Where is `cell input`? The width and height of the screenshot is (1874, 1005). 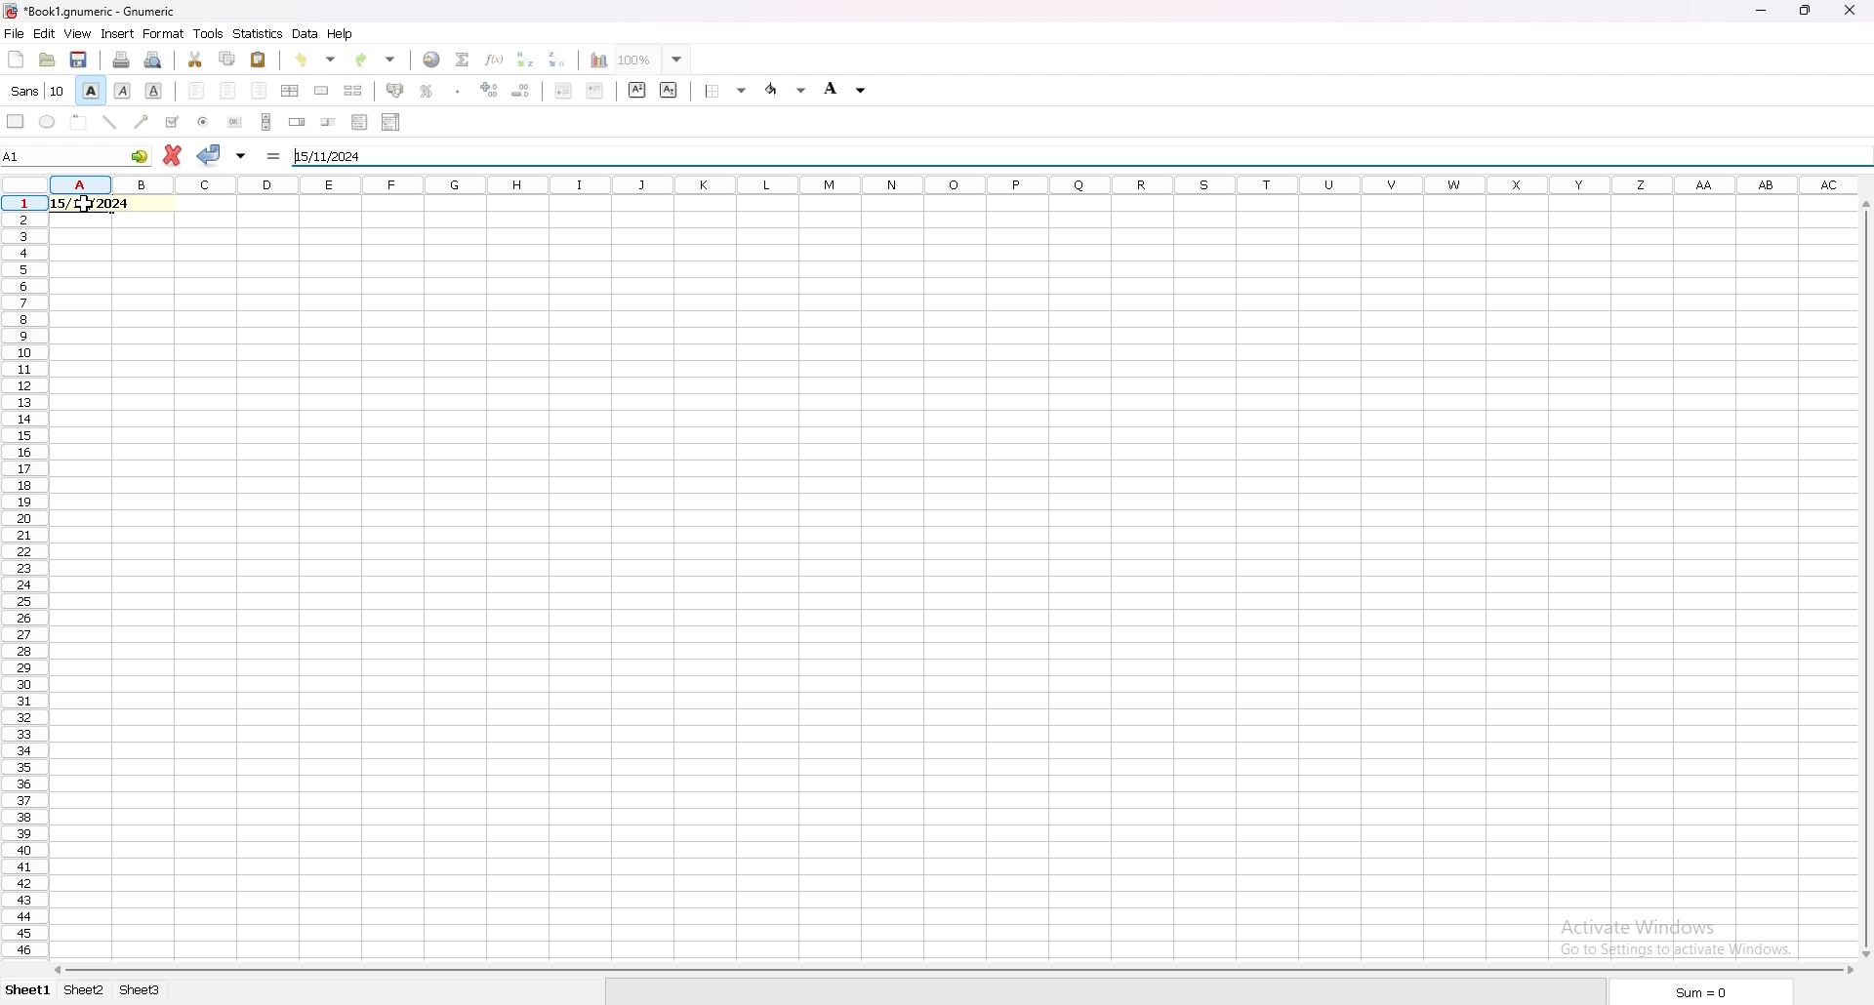 cell input is located at coordinates (101, 203).